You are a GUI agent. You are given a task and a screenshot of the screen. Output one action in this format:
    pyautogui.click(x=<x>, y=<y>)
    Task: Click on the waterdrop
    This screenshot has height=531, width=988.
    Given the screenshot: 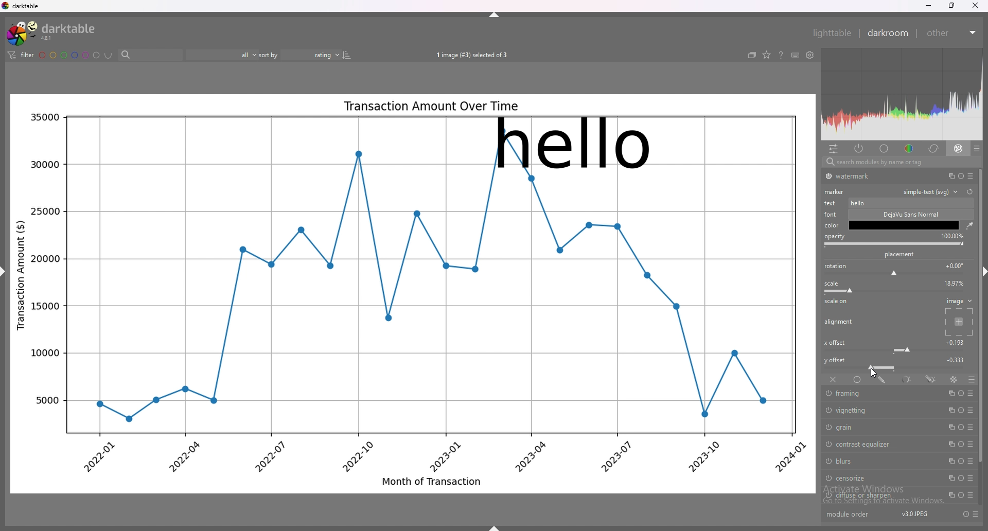 What is the action you would take?
    pyautogui.click(x=969, y=226)
    